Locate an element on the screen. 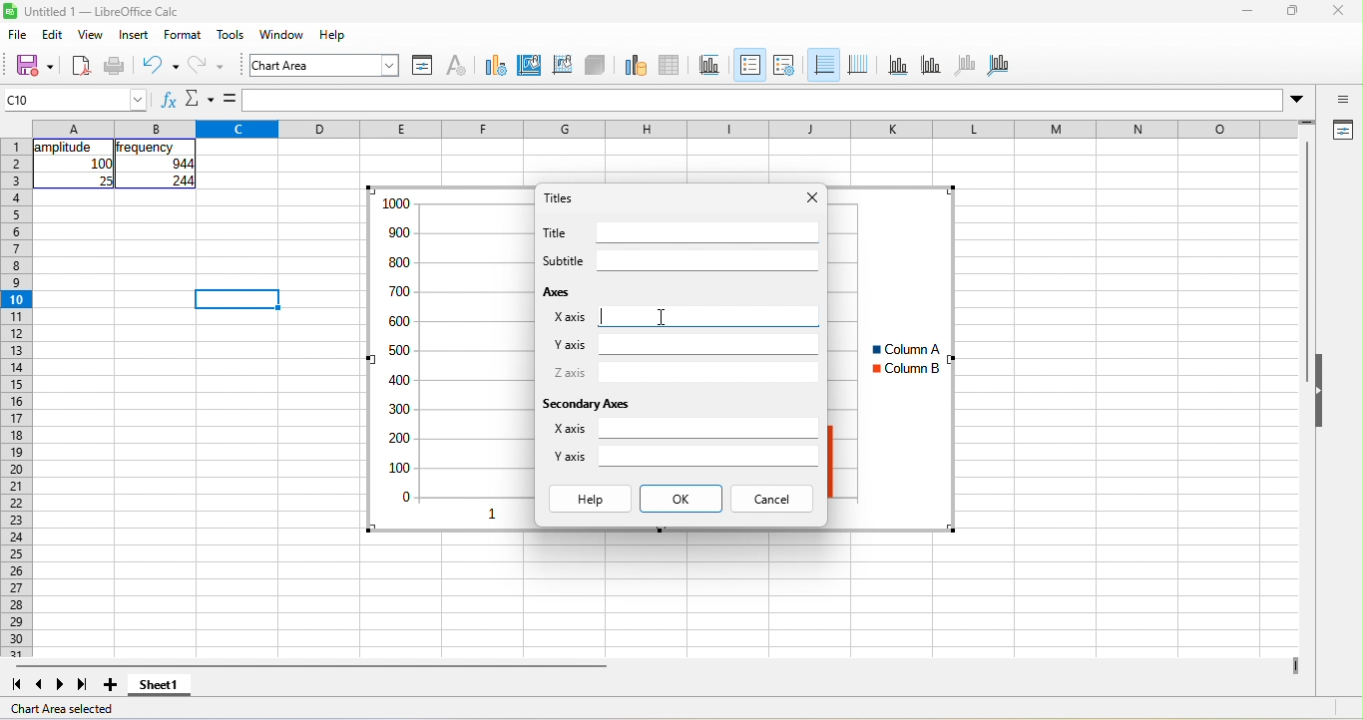  Title is located at coordinates (554, 232).